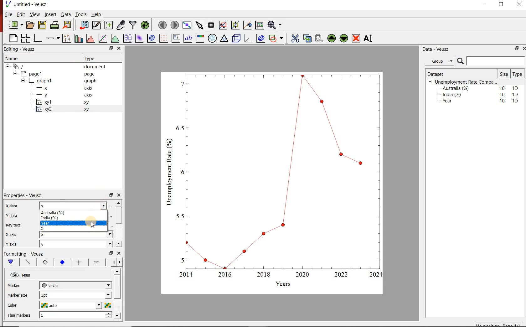 This screenshot has width=526, height=327. What do you see at coordinates (75, 229) in the screenshot?
I see `X` at bounding box center [75, 229].